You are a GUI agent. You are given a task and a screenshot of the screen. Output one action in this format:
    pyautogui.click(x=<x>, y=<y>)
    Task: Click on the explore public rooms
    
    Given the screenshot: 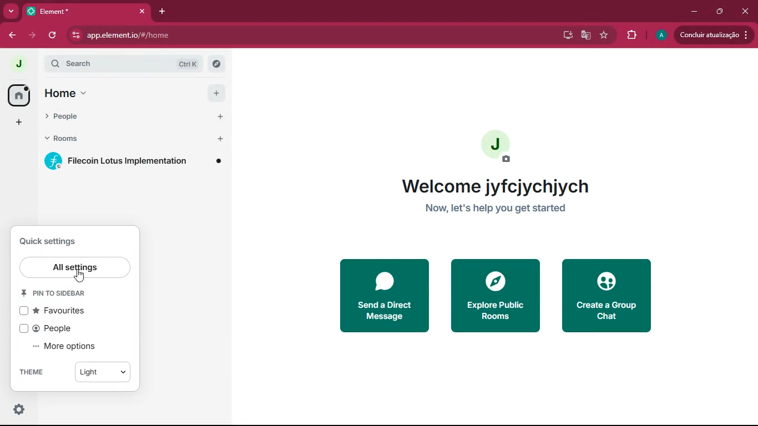 What is the action you would take?
    pyautogui.click(x=499, y=301)
    